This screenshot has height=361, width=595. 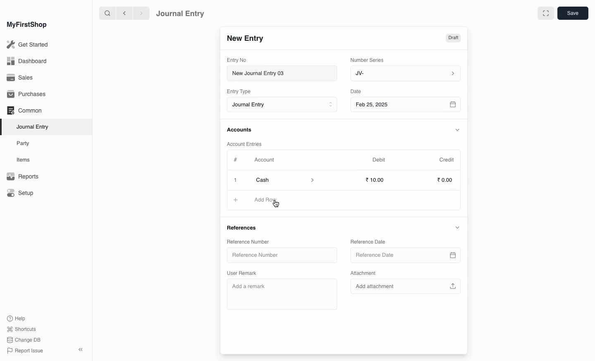 I want to click on Change DB, so click(x=24, y=340).